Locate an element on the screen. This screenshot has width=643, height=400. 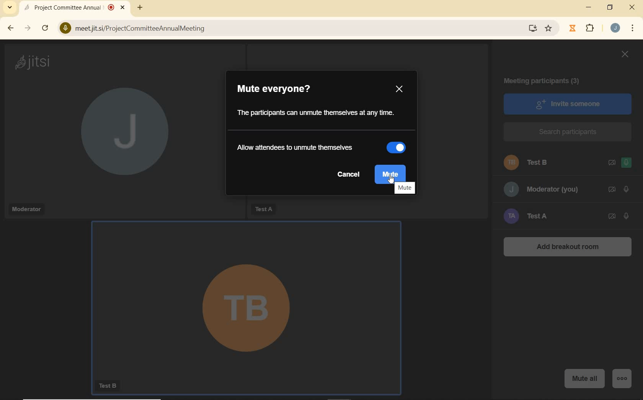
recording is located at coordinates (111, 7).